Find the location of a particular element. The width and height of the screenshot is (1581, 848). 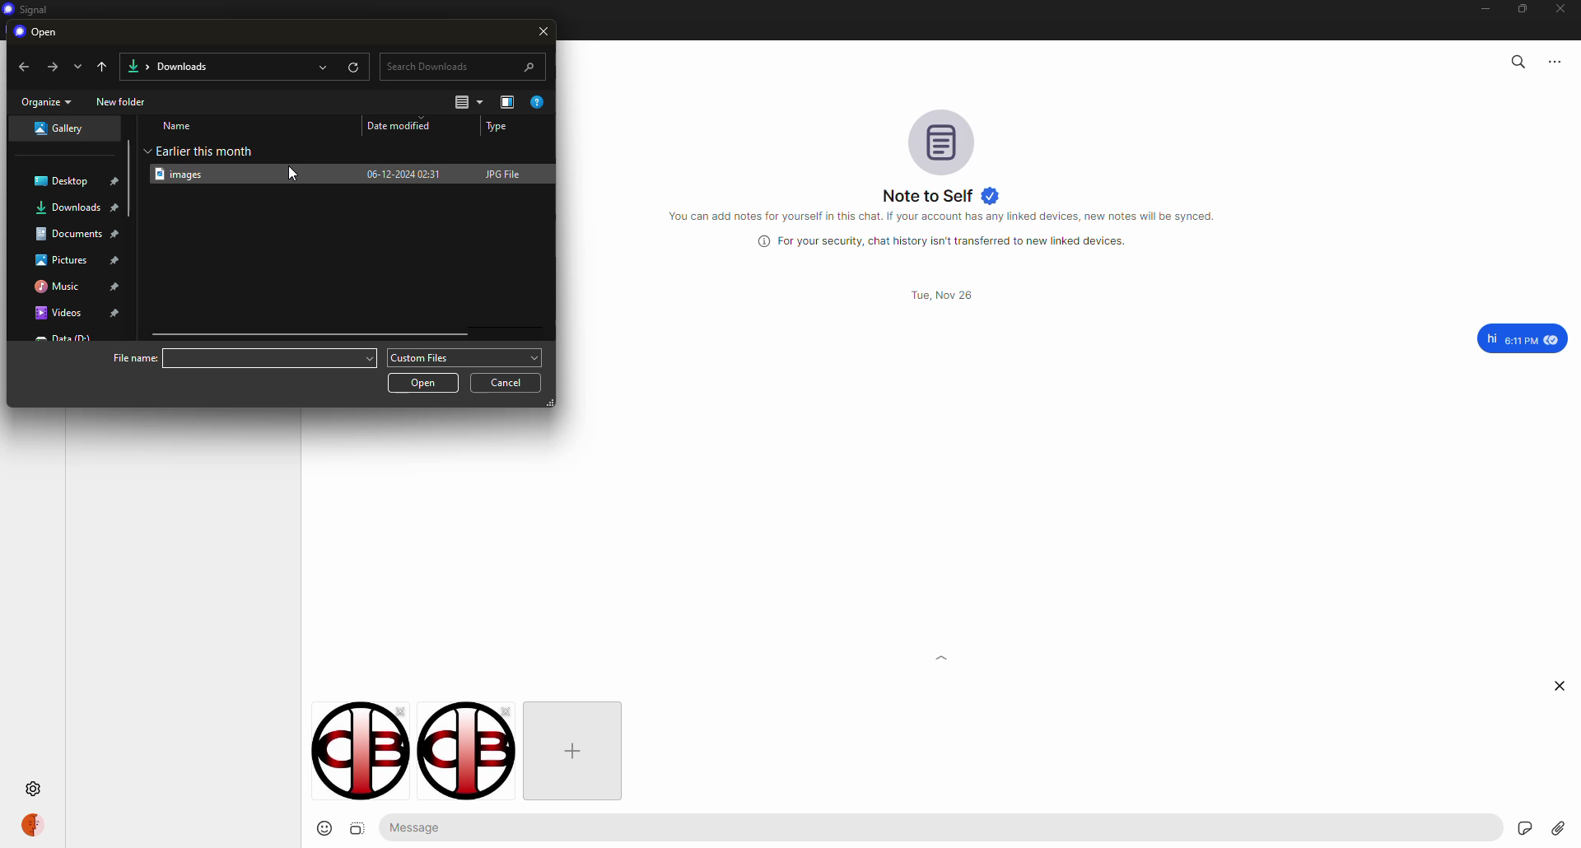

location is located at coordinates (57, 286).